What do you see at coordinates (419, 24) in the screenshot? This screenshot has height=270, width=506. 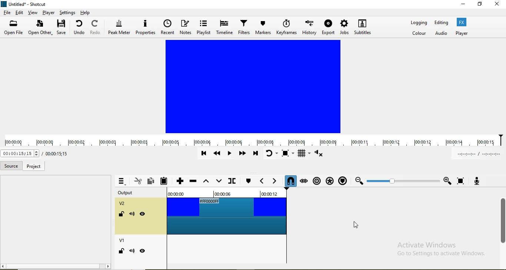 I see `Logging` at bounding box center [419, 24].